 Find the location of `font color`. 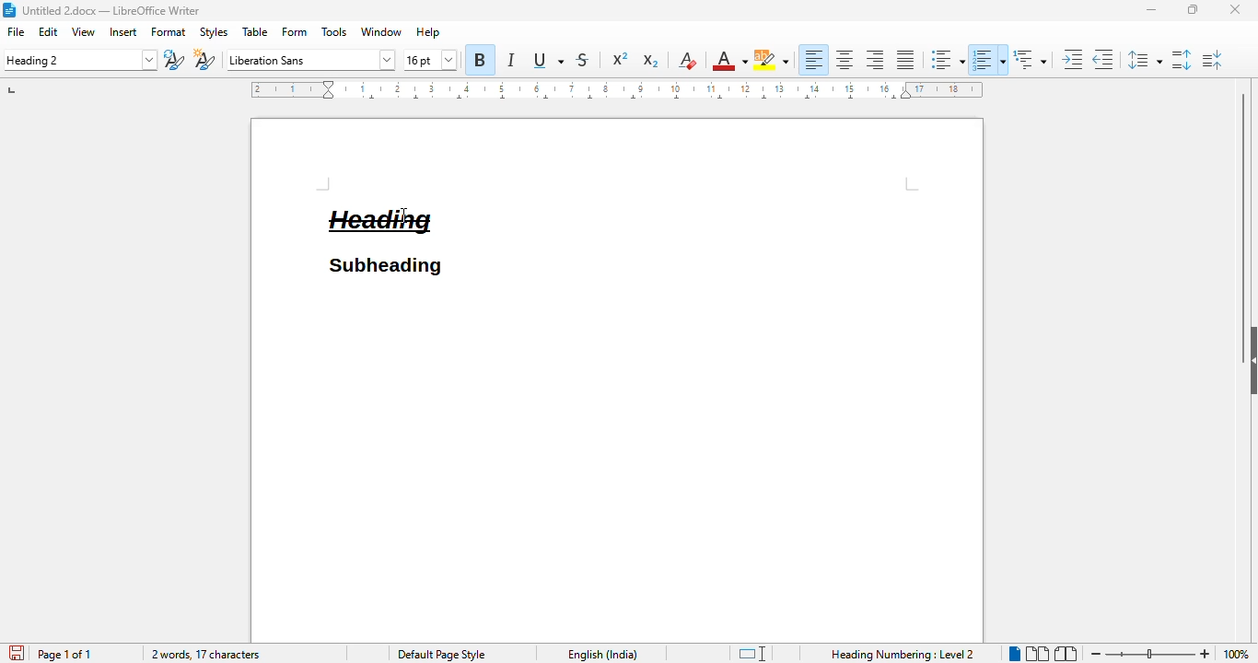

font color is located at coordinates (728, 61).